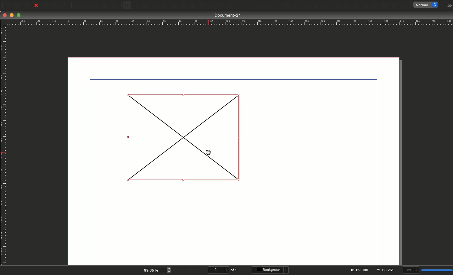 The height and width of the screenshot is (275, 453). Describe the element at coordinates (153, 270) in the screenshot. I see `99.65 %` at that location.